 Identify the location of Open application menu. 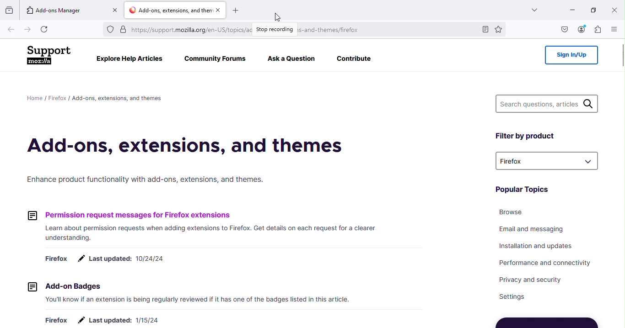
(614, 28).